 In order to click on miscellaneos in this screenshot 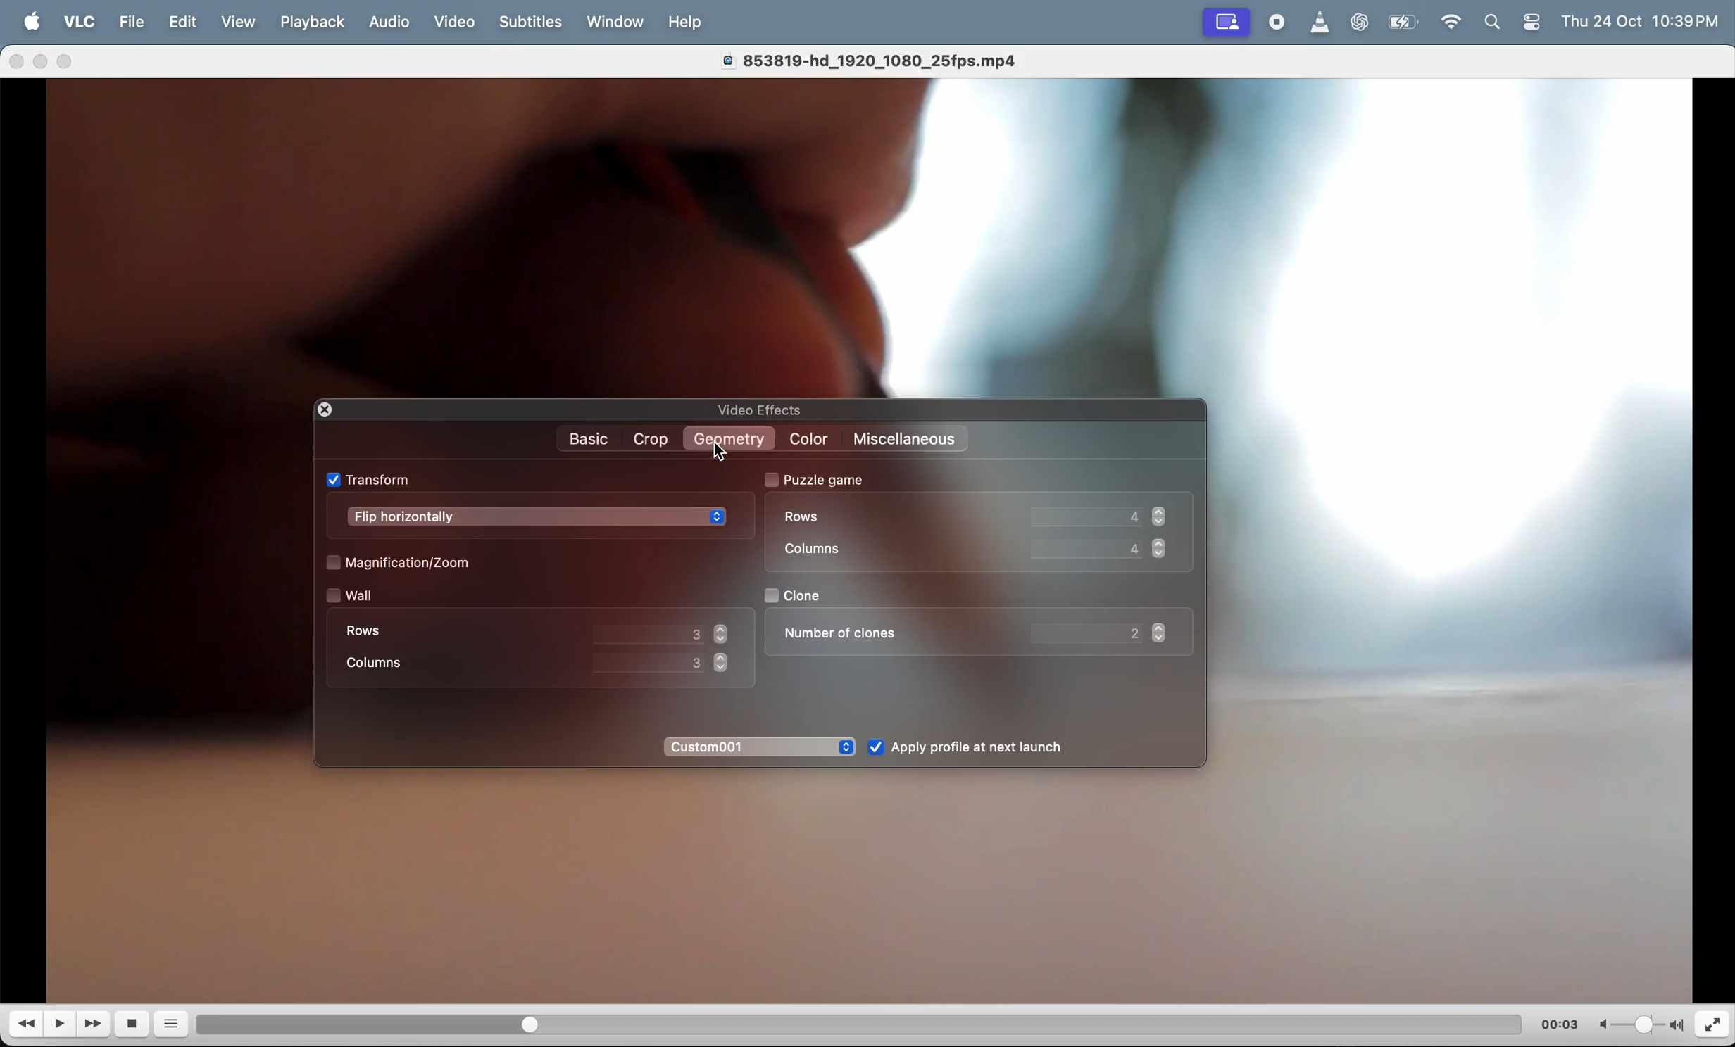, I will do `click(909, 440)`.